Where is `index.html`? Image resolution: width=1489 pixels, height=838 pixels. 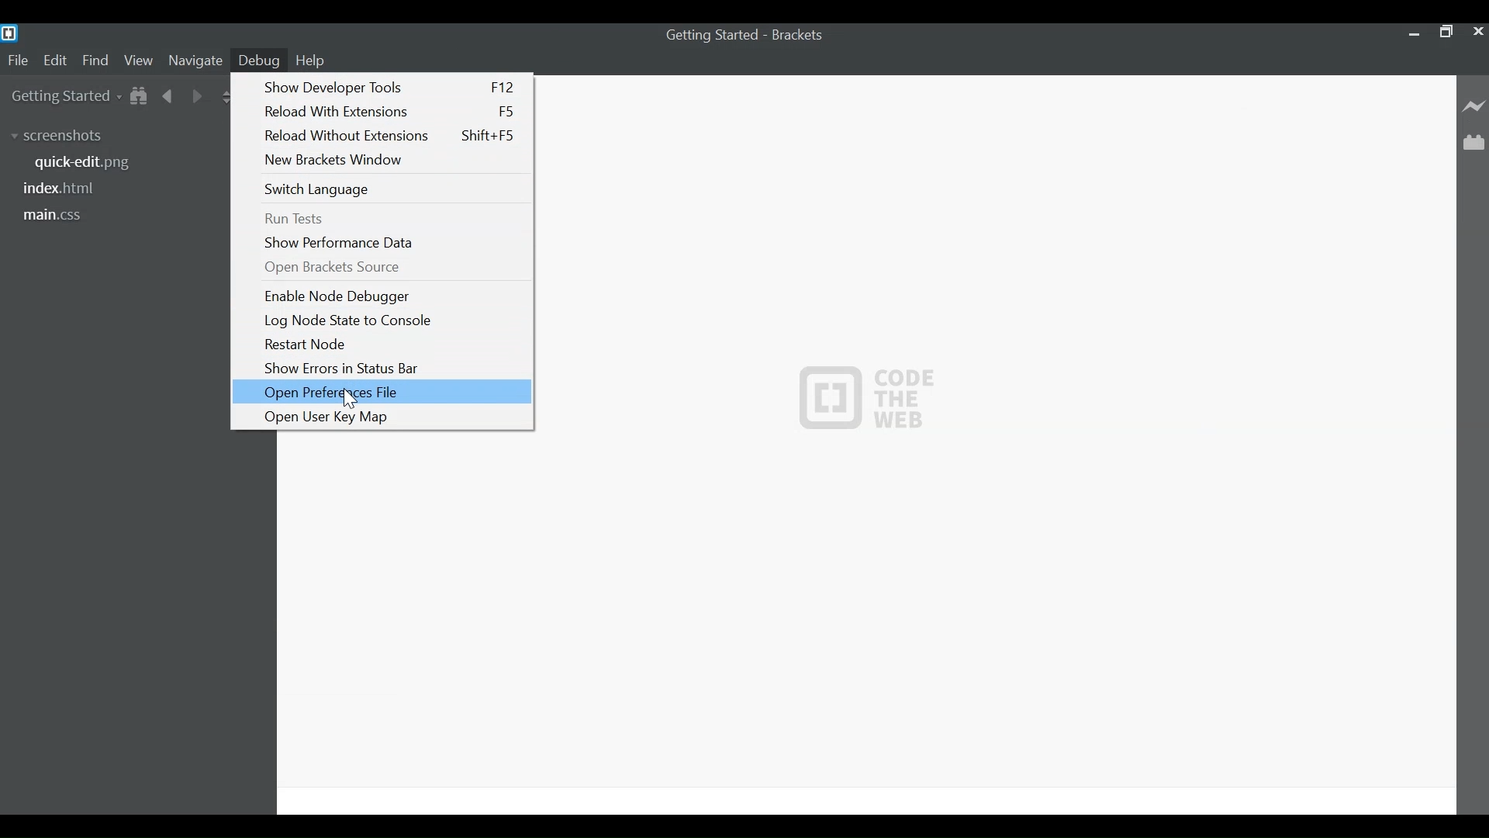
index.html is located at coordinates (63, 190).